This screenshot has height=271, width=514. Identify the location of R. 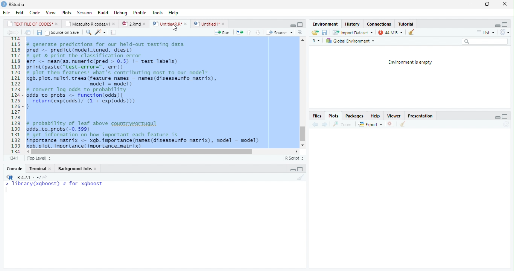
(9, 177).